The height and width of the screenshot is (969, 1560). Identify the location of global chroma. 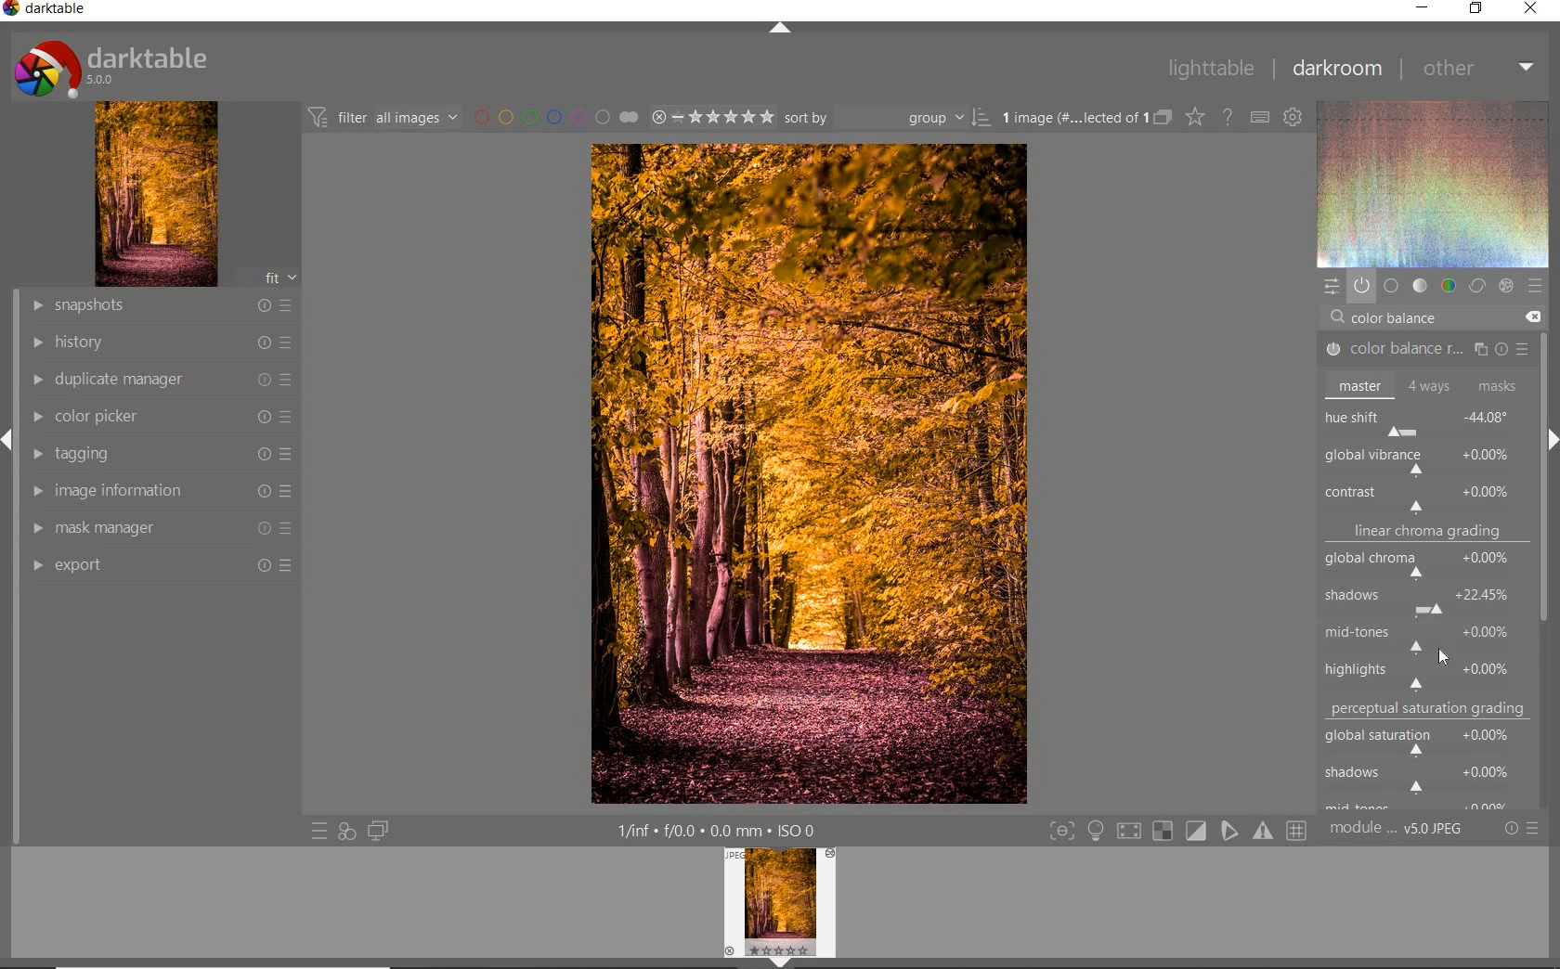
(1428, 567).